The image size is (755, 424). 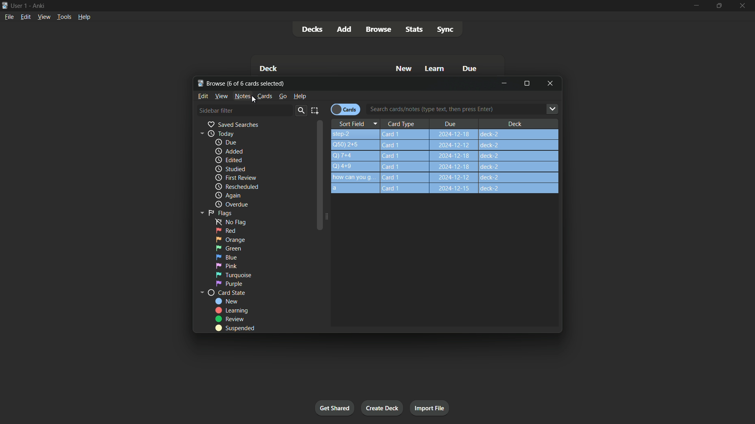 What do you see at coordinates (430, 408) in the screenshot?
I see `Import file` at bounding box center [430, 408].